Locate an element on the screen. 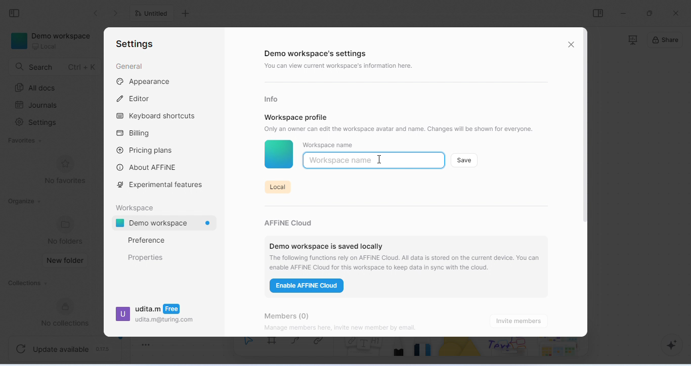 The image size is (691, 366). open or close side bar is located at coordinates (598, 13).